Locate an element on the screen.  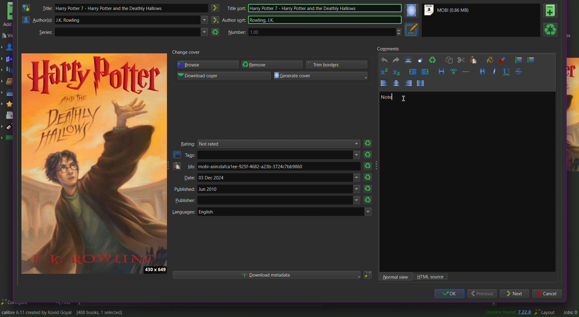
Harry Potter 7 is located at coordinates (138, 8).